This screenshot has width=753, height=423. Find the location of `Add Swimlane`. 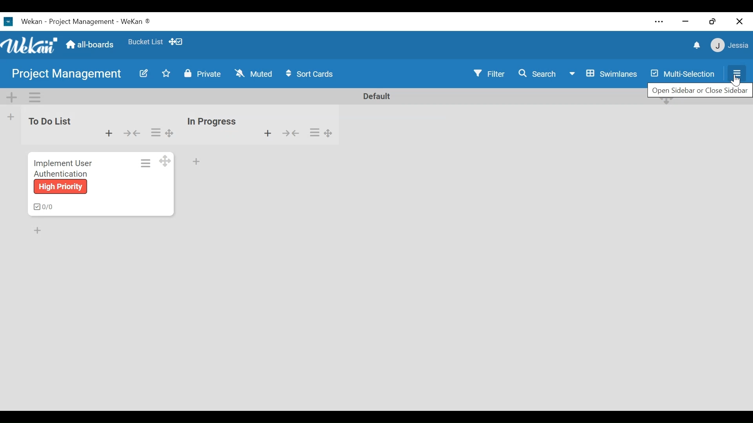

Add Swimlane is located at coordinates (13, 97).